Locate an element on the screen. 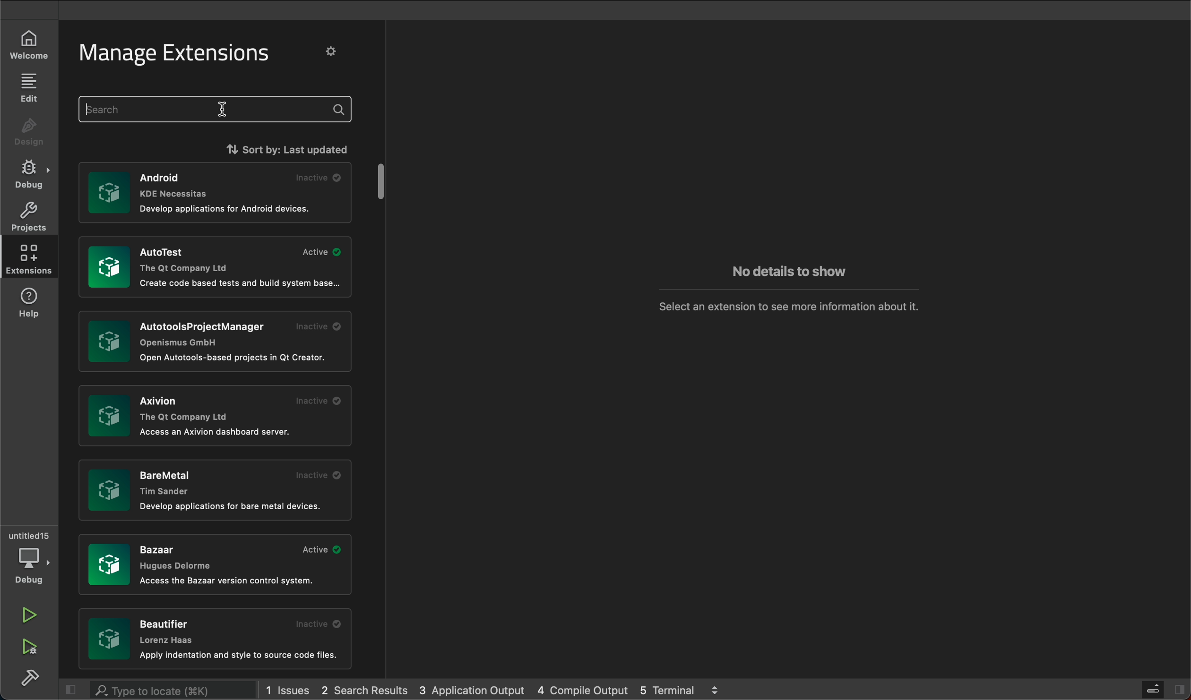  logs is located at coordinates (497, 690).